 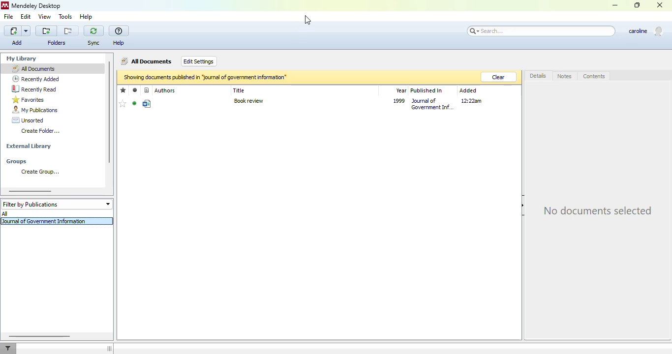 What do you see at coordinates (40, 336) in the screenshot?
I see `horizontal scroll bar` at bounding box center [40, 336].